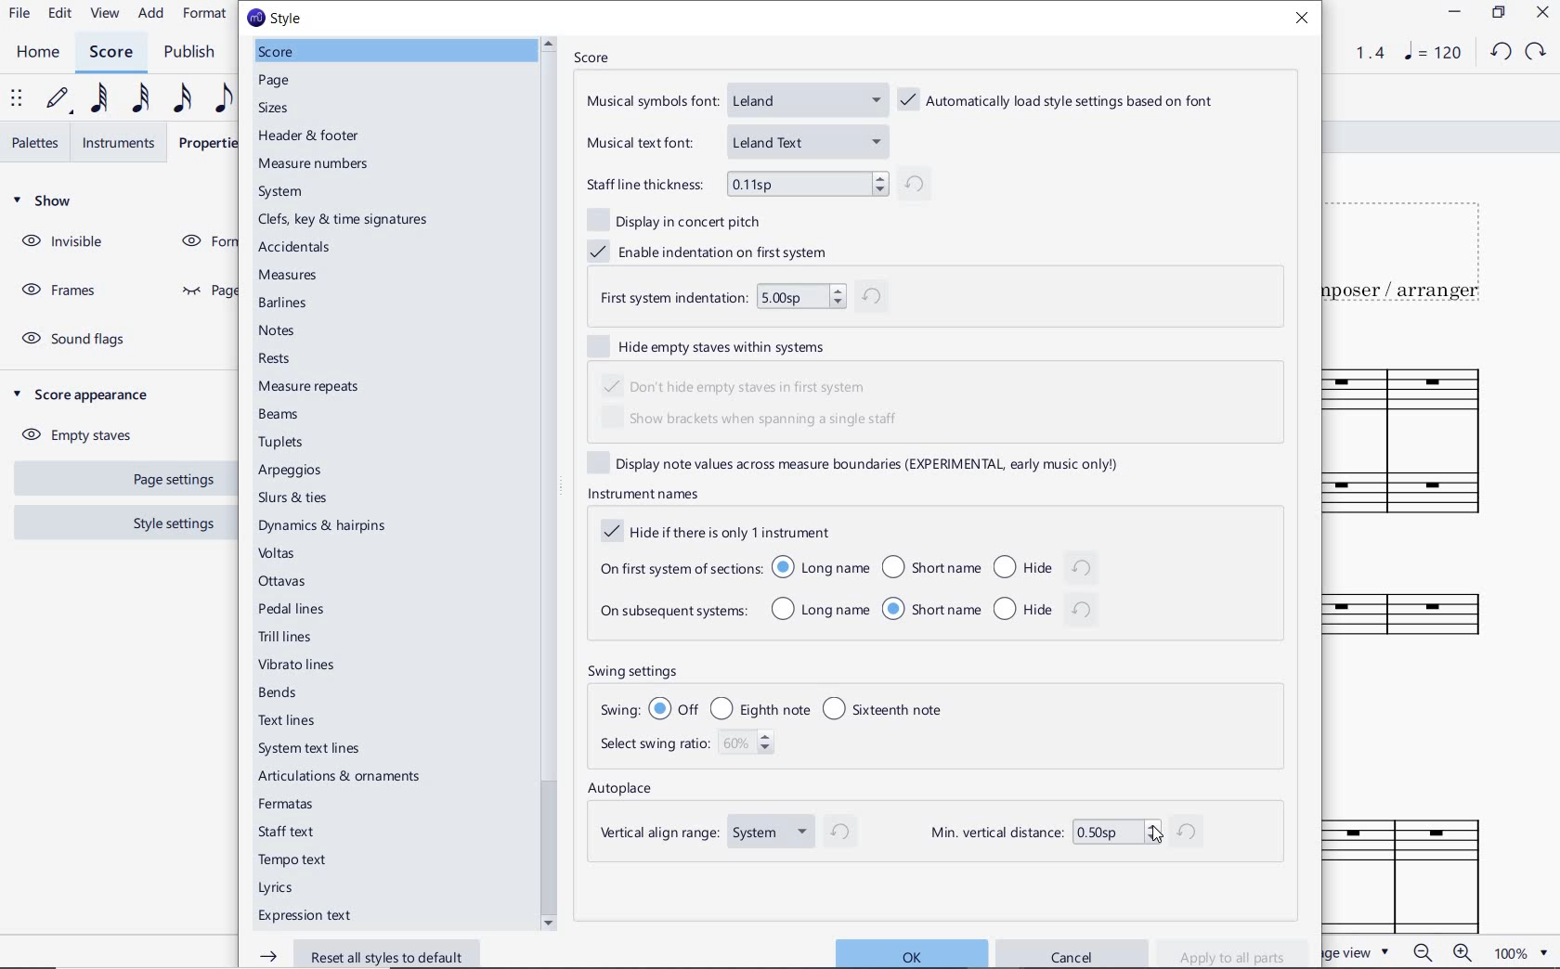 The image size is (1560, 969). What do you see at coordinates (19, 14) in the screenshot?
I see `FILE` at bounding box center [19, 14].